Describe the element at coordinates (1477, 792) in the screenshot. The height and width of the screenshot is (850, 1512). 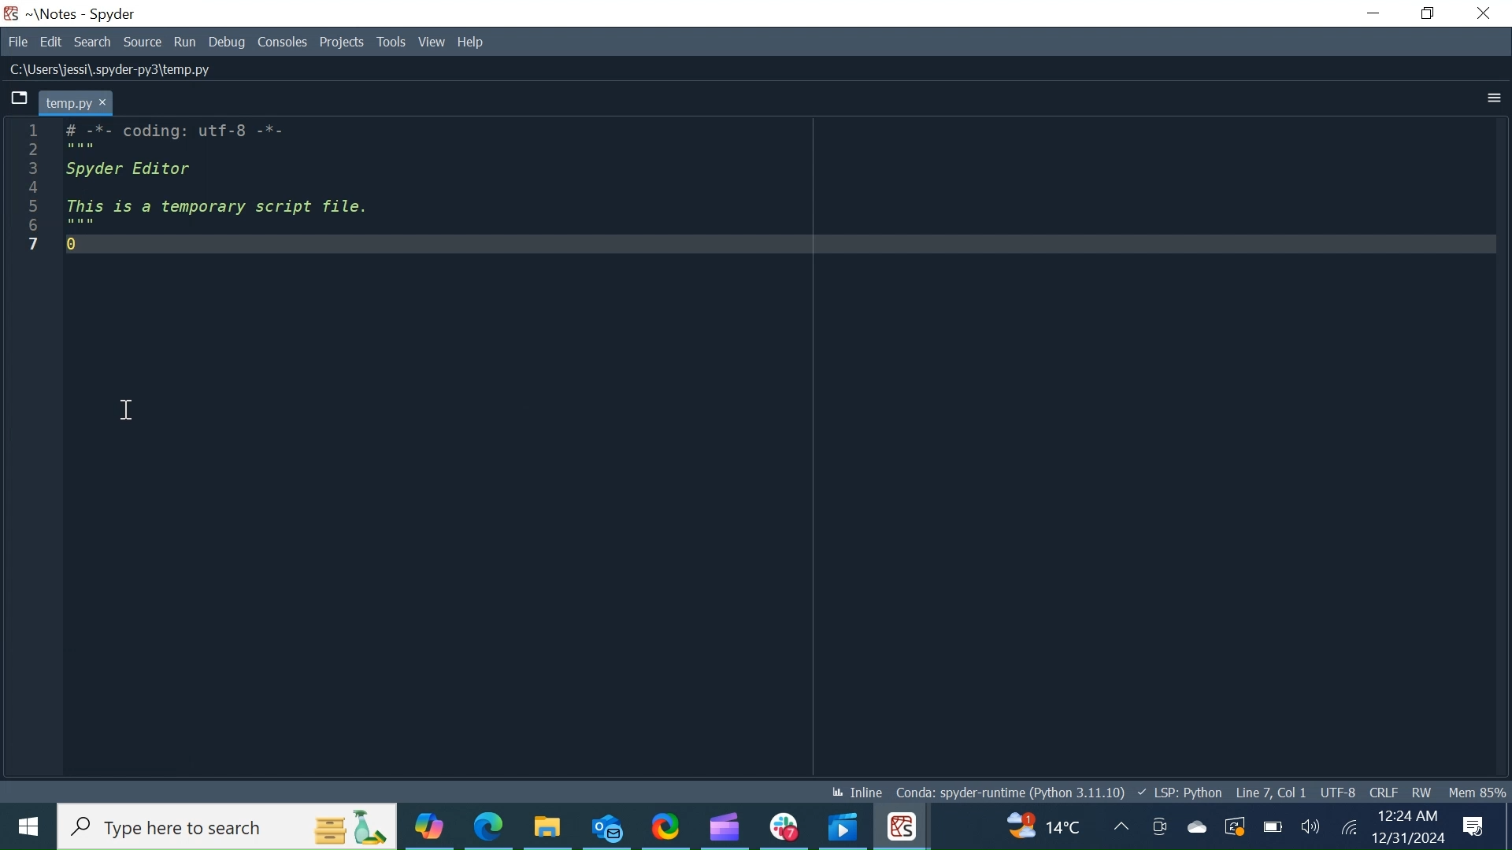
I see `Mem 85%` at that location.